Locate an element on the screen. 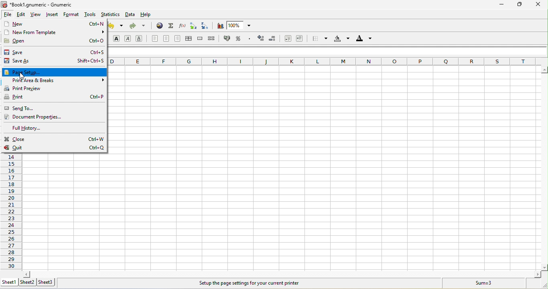  save is located at coordinates (55, 53).